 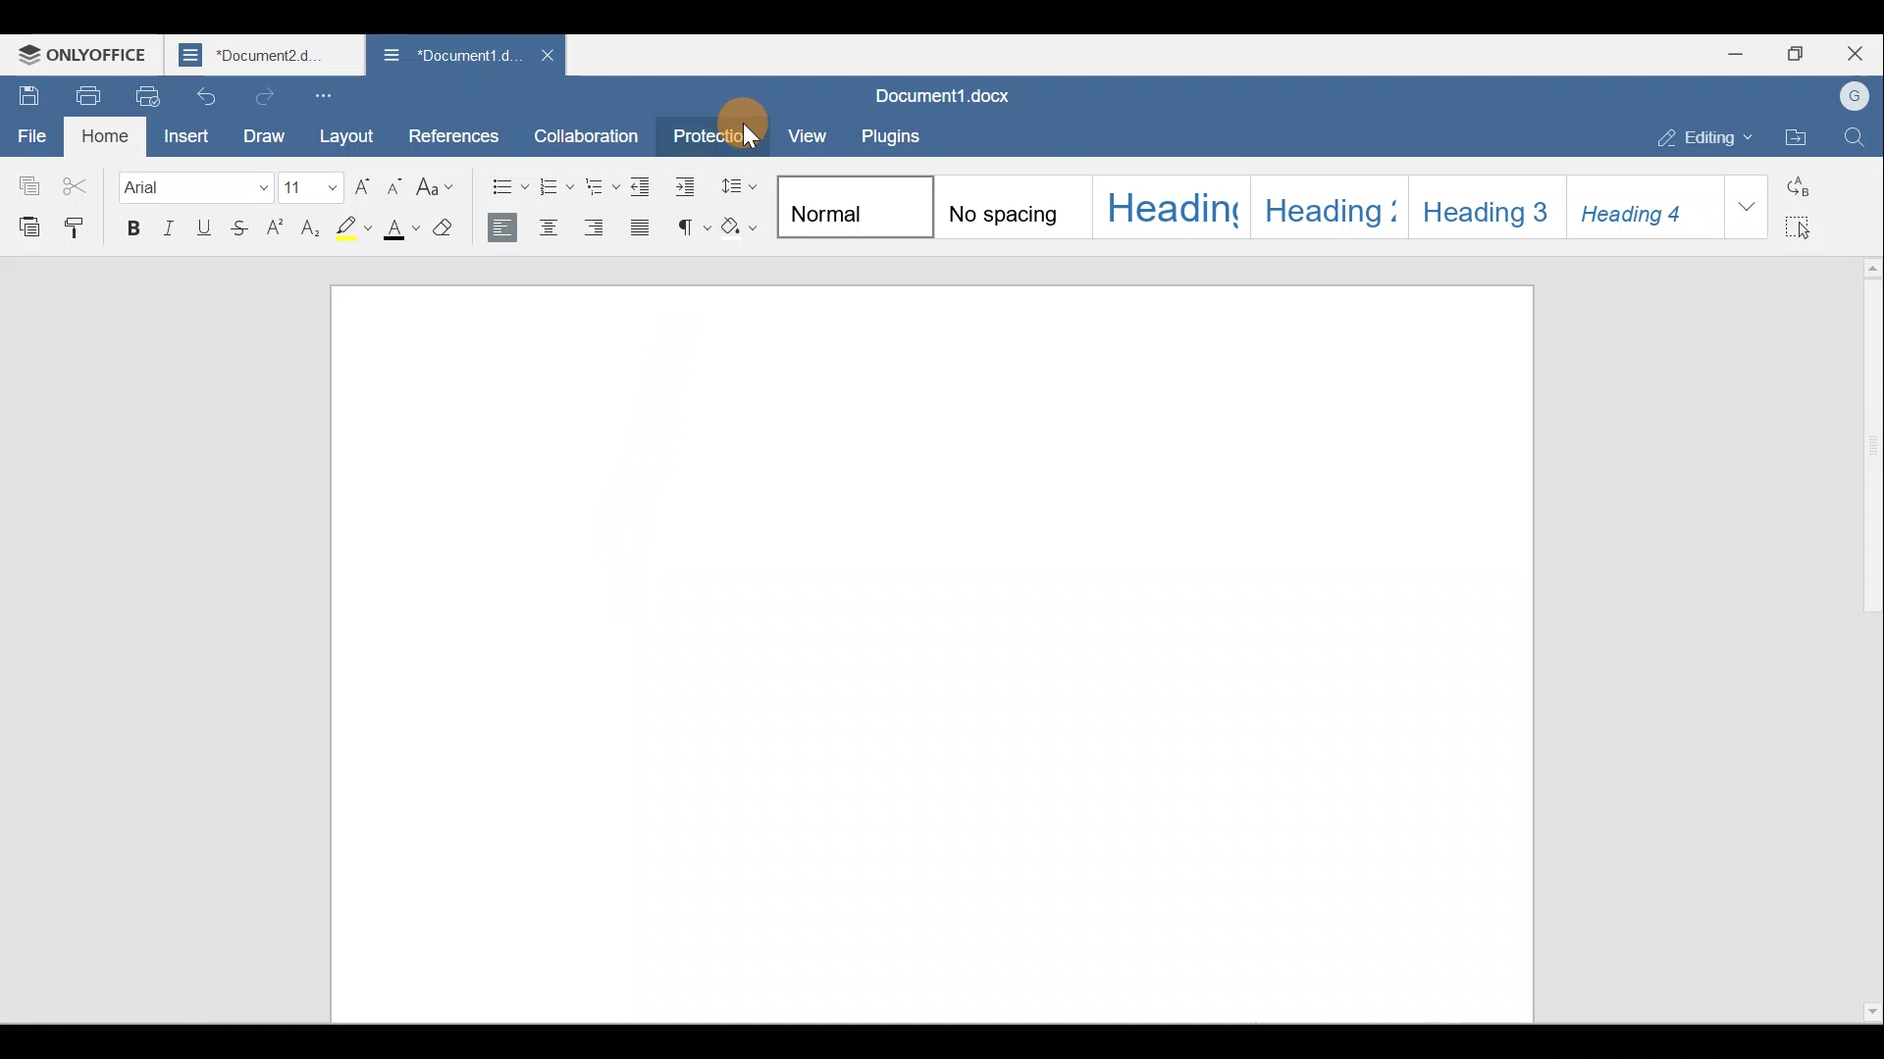 I want to click on Highlight color, so click(x=358, y=229).